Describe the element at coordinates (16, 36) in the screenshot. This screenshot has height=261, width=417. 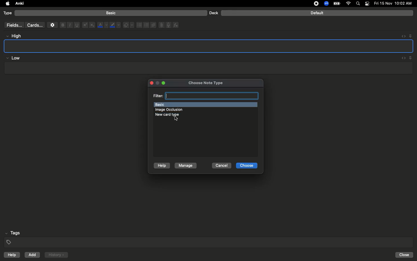
I see `High` at that location.